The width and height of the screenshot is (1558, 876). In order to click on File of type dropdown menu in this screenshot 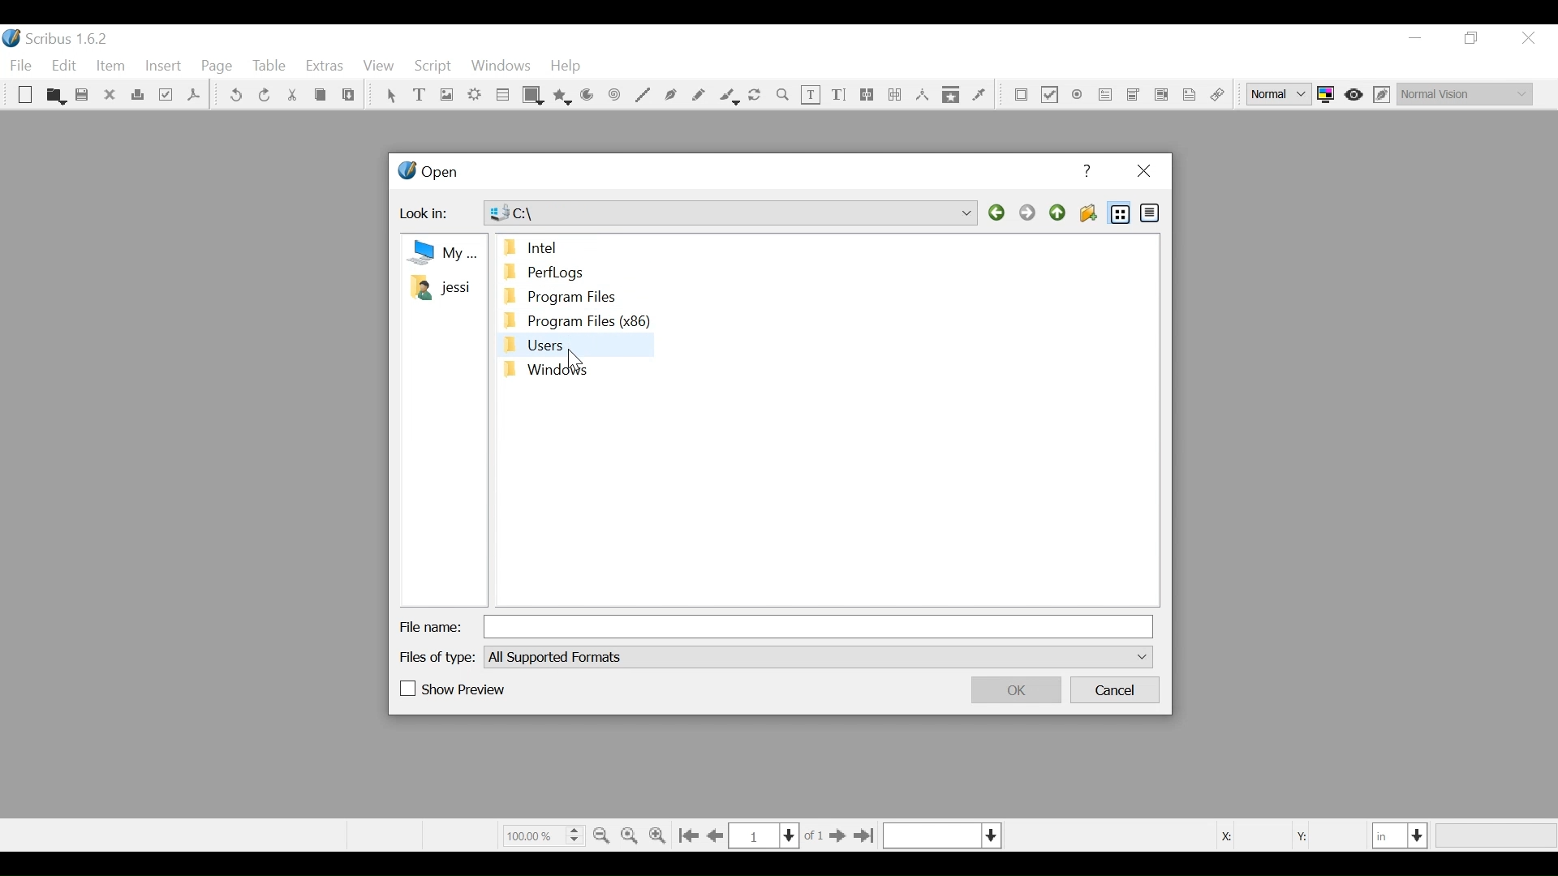, I will do `click(817, 656)`.